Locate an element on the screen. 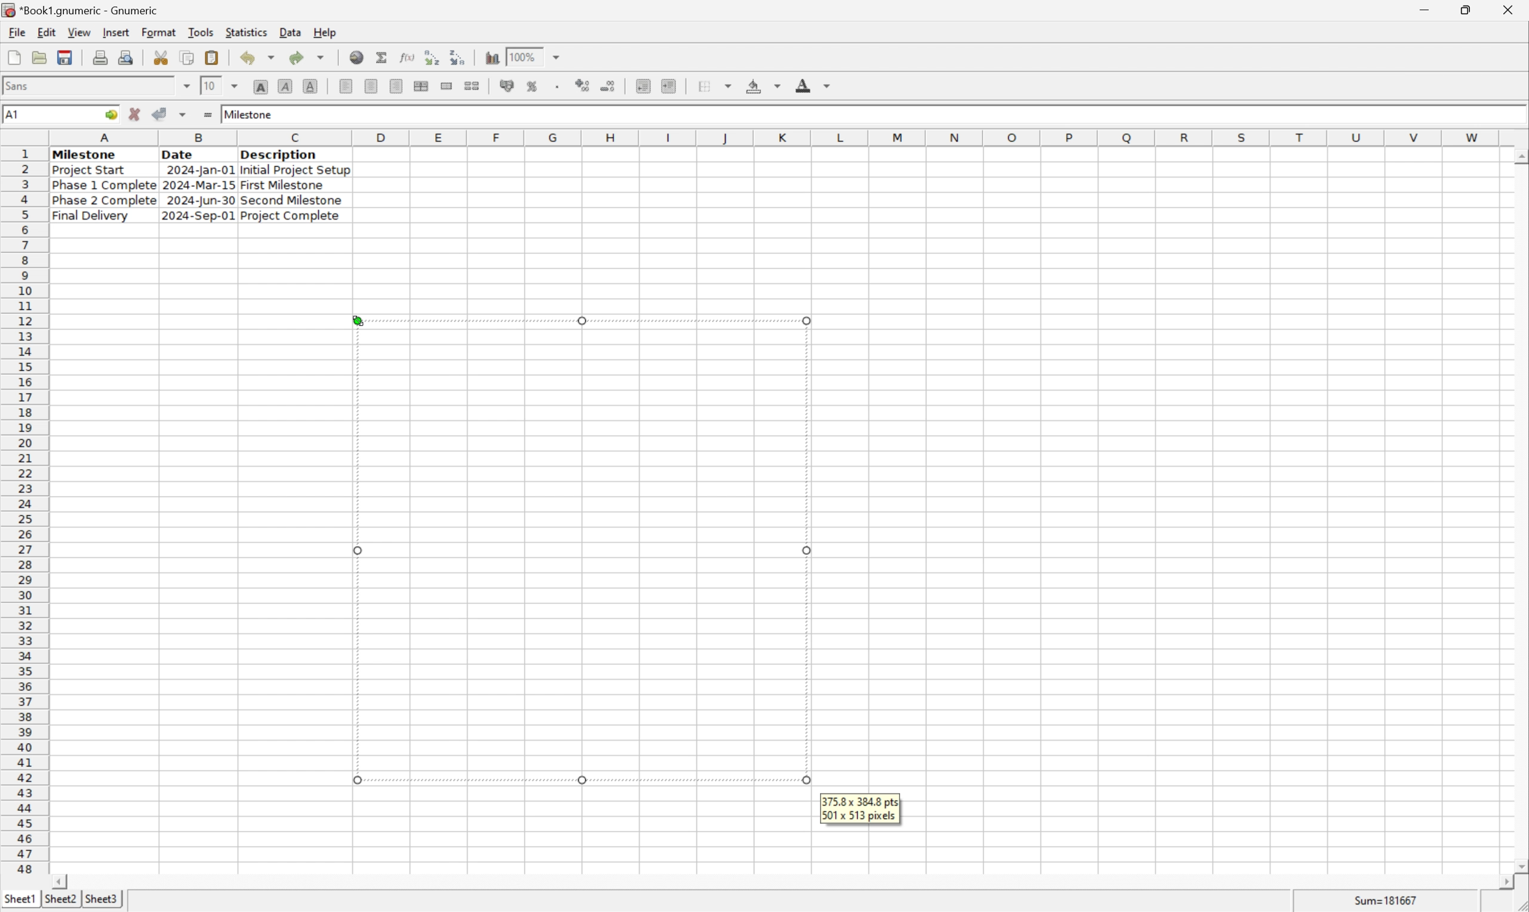 The height and width of the screenshot is (912, 1529). format is located at coordinates (158, 31).